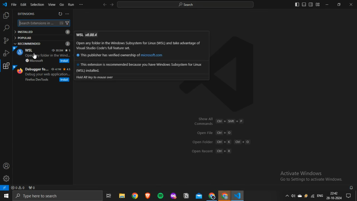 The image size is (357, 201). I want to click on start, so click(6, 196).